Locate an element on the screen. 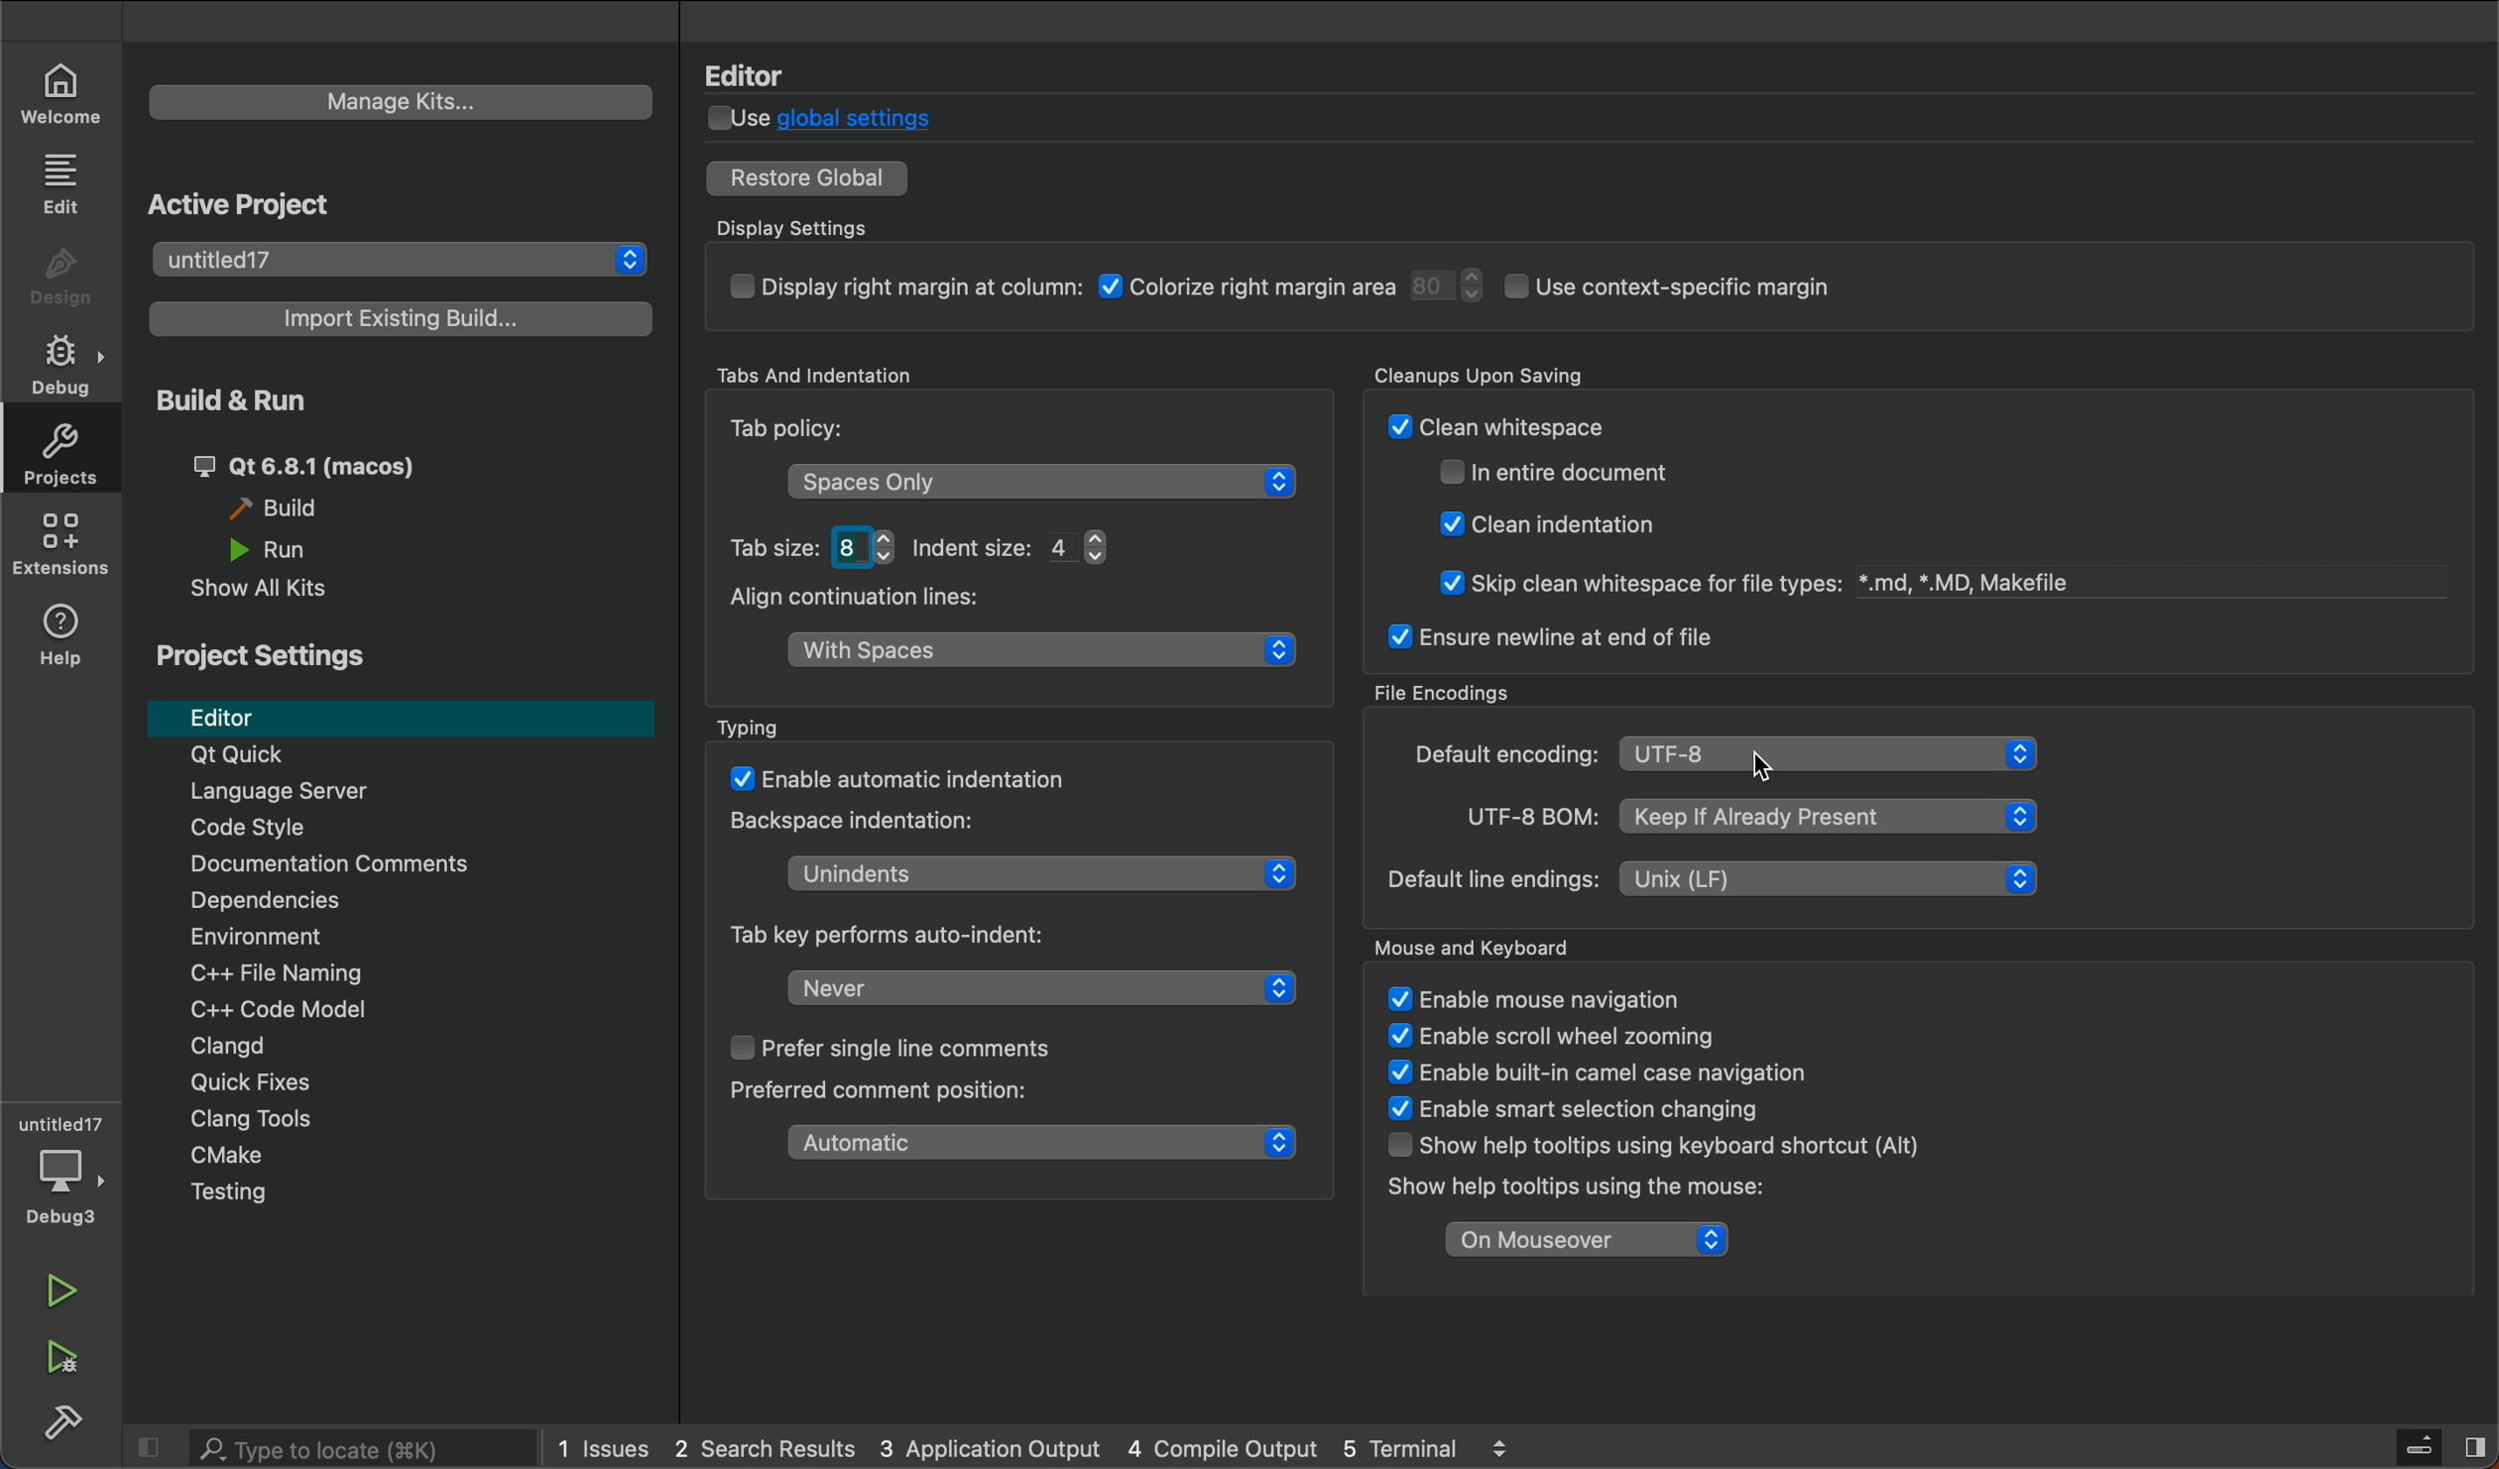 Image resolution: width=2499 pixels, height=1469 pixels. projects is located at coordinates (401, 261).